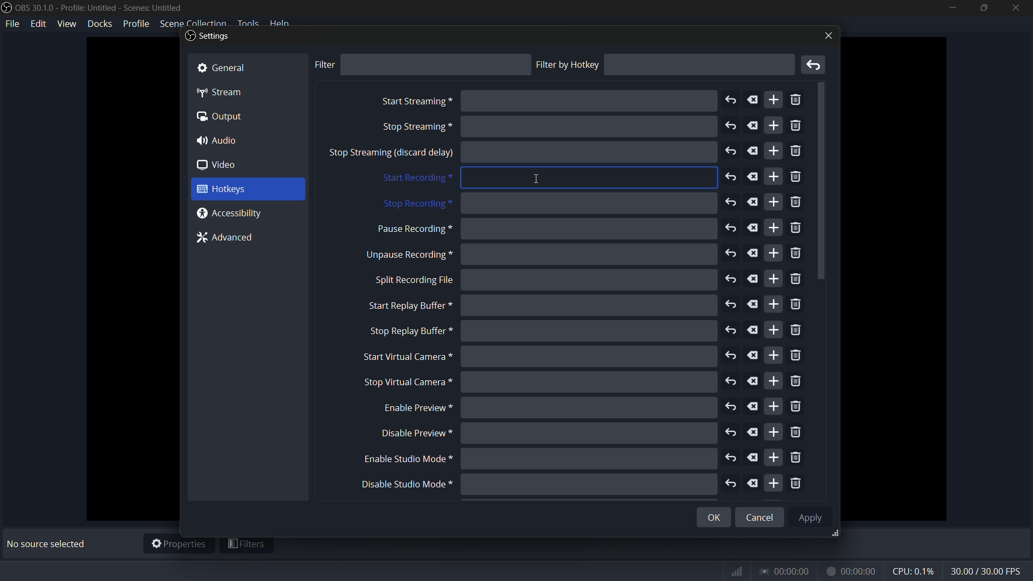  I want to click on minimize, so click(952, 8).